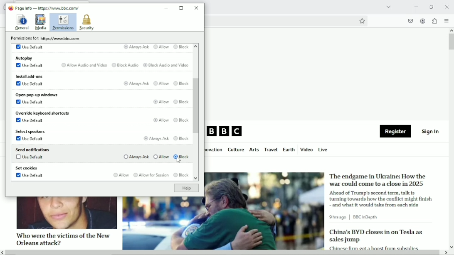 The height and width of the screenshot is (255, 454). I want to click on logo, so click(10, 8).